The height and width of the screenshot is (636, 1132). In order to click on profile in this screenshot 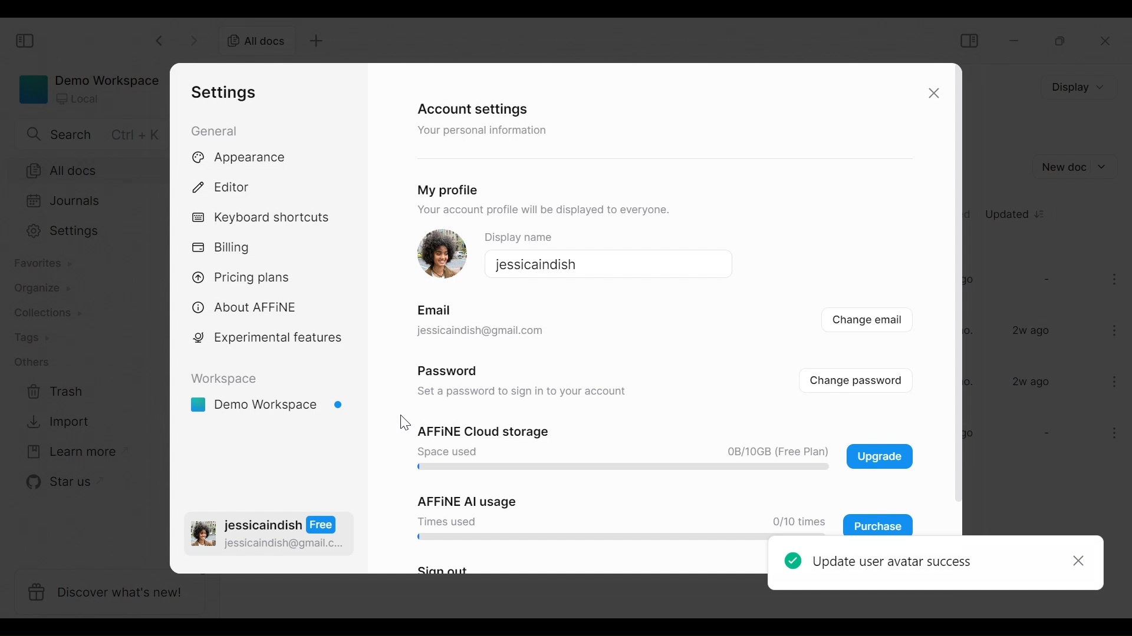, I will do `click(203, 536)`.